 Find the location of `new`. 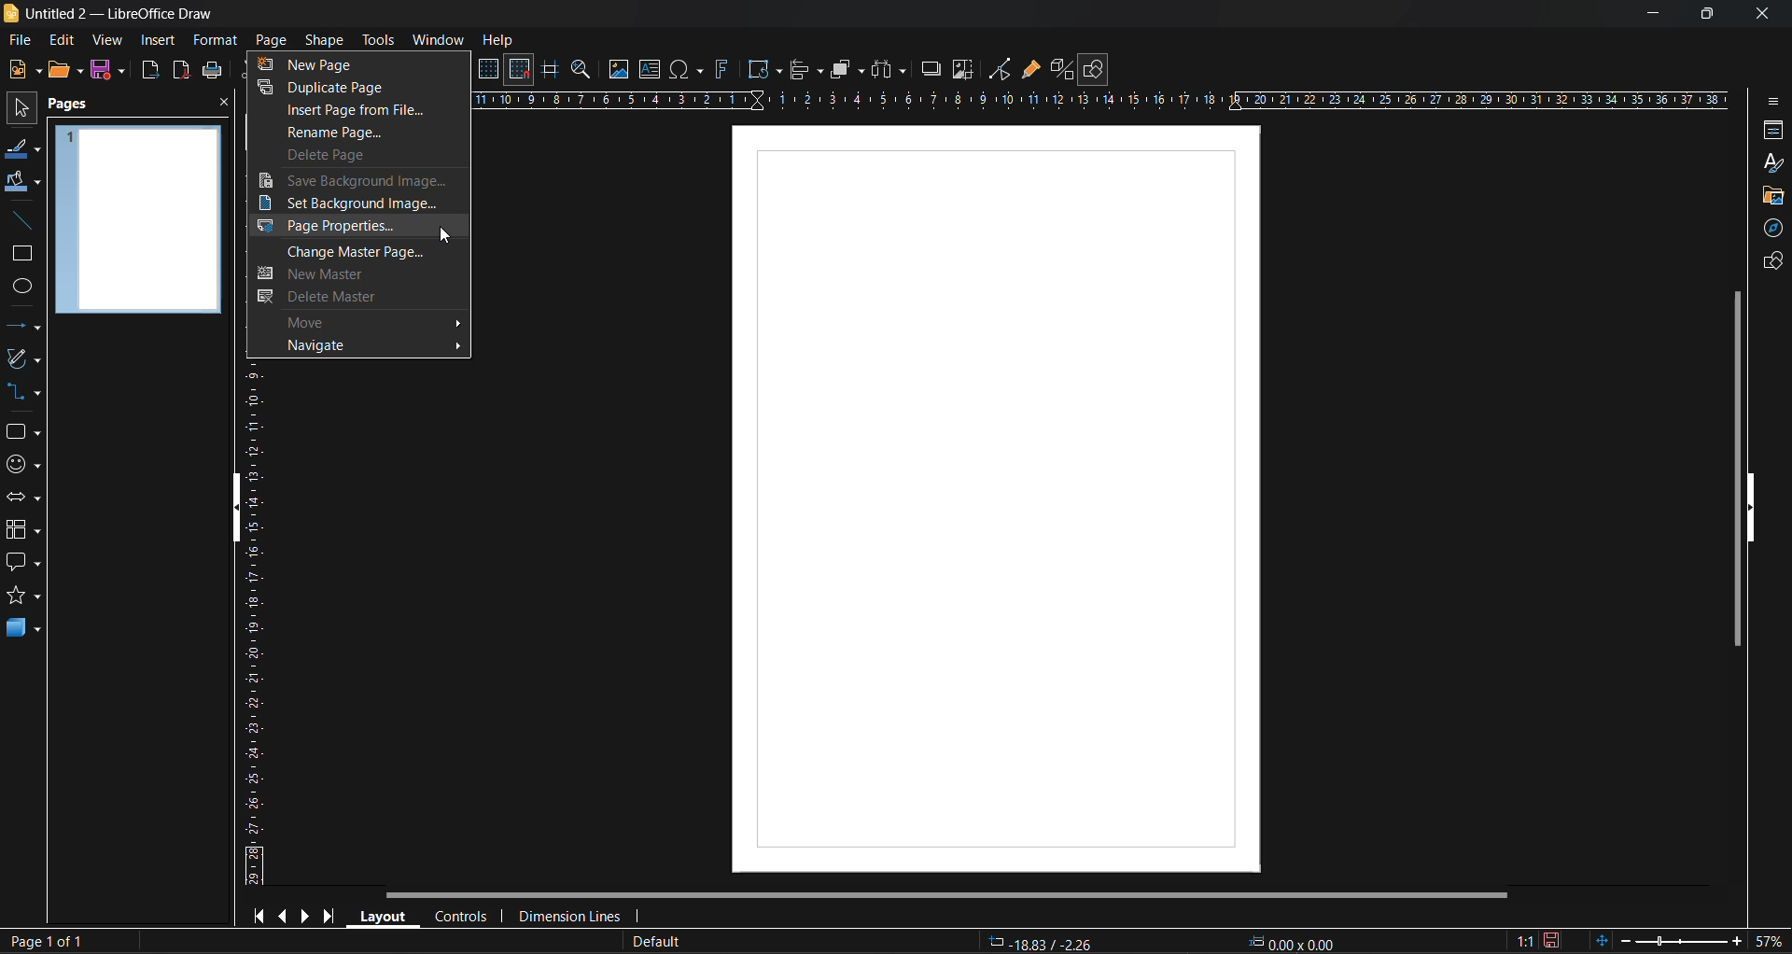

new is located at coordinates (21, 72).